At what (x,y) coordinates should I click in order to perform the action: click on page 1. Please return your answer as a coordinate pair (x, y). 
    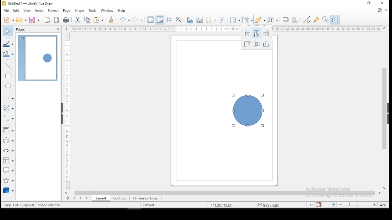
    Looking at the image, I should click on (38, 58).